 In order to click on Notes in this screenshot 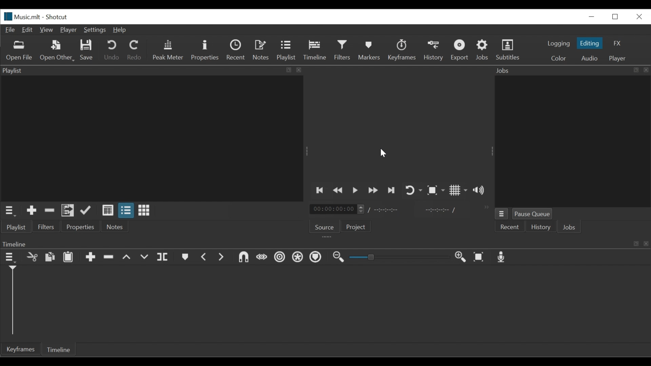, I will do `click(115, 227)`.